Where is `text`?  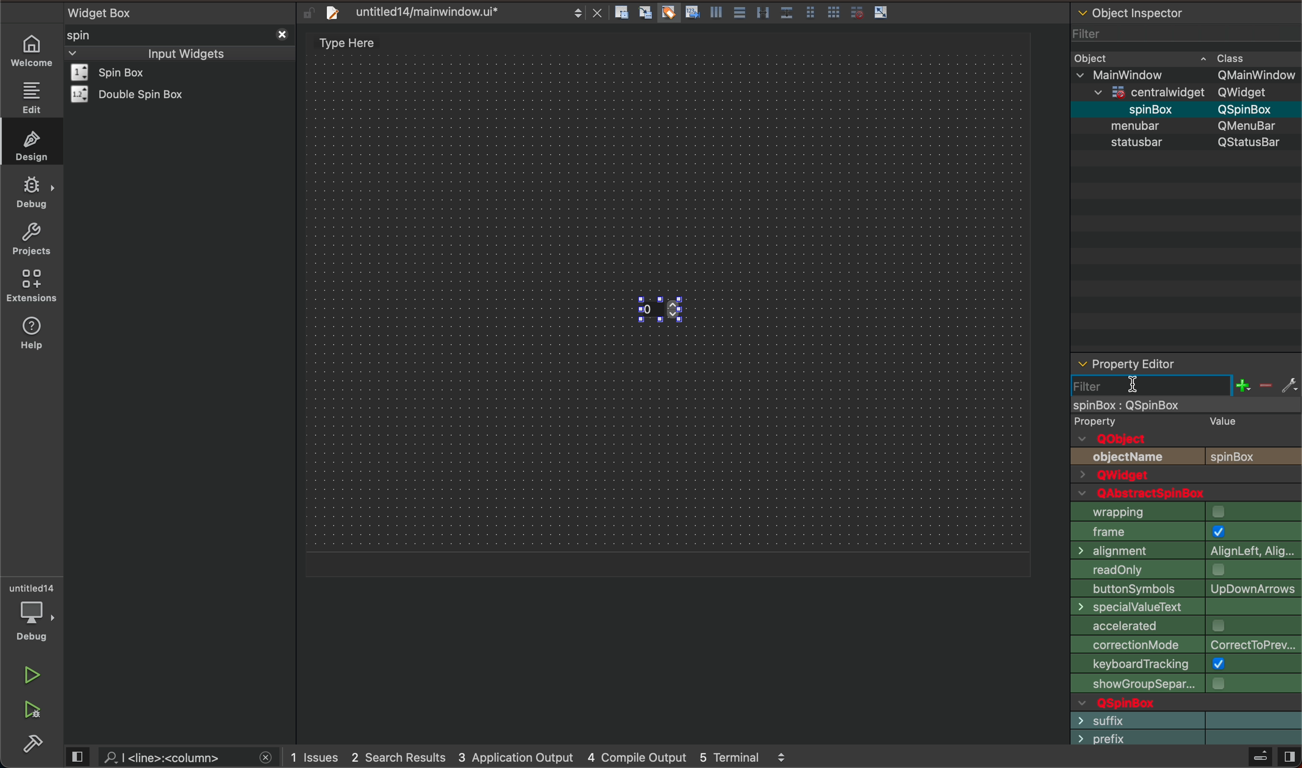
text is located at coordinates (1180, 683).